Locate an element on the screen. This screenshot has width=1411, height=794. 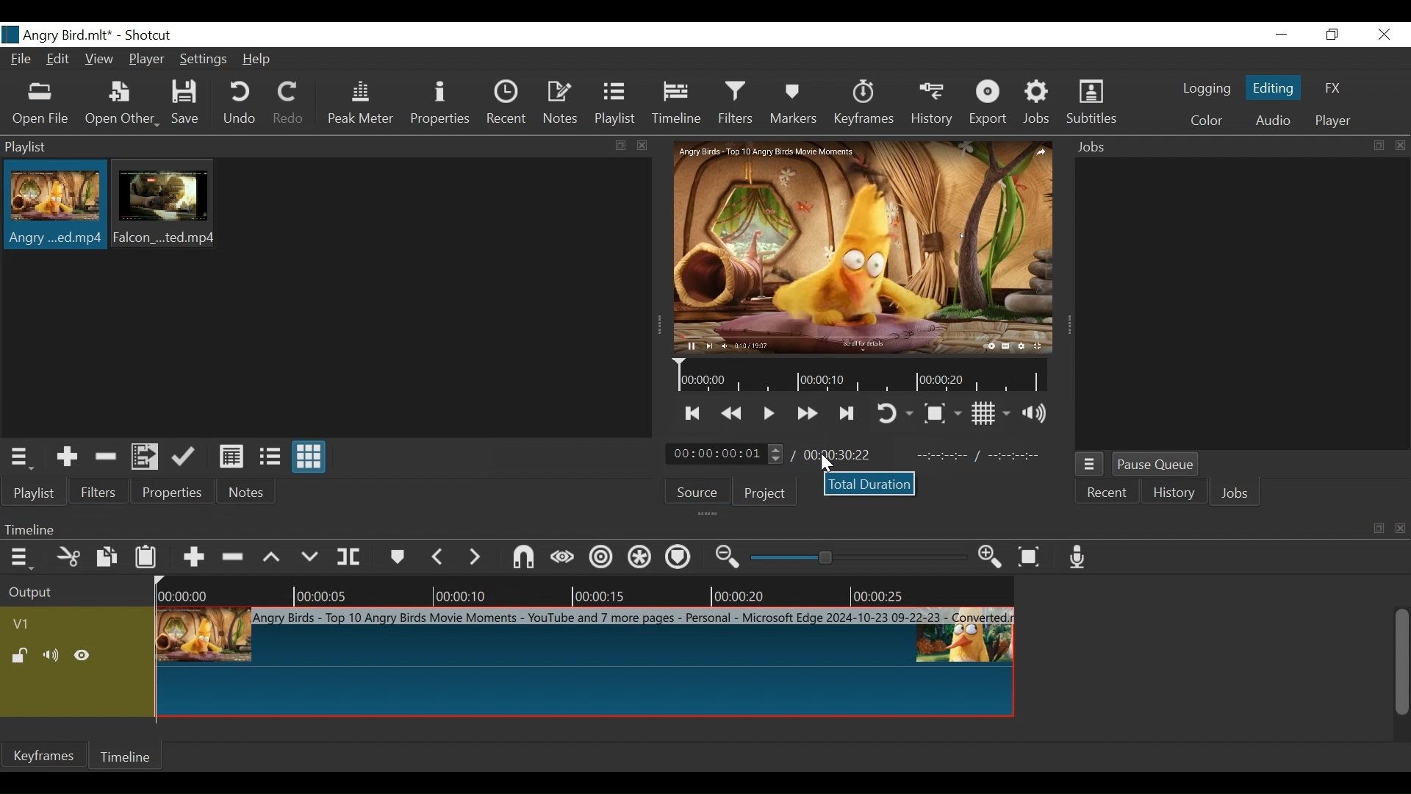
File is located at coordinates (20, 60).